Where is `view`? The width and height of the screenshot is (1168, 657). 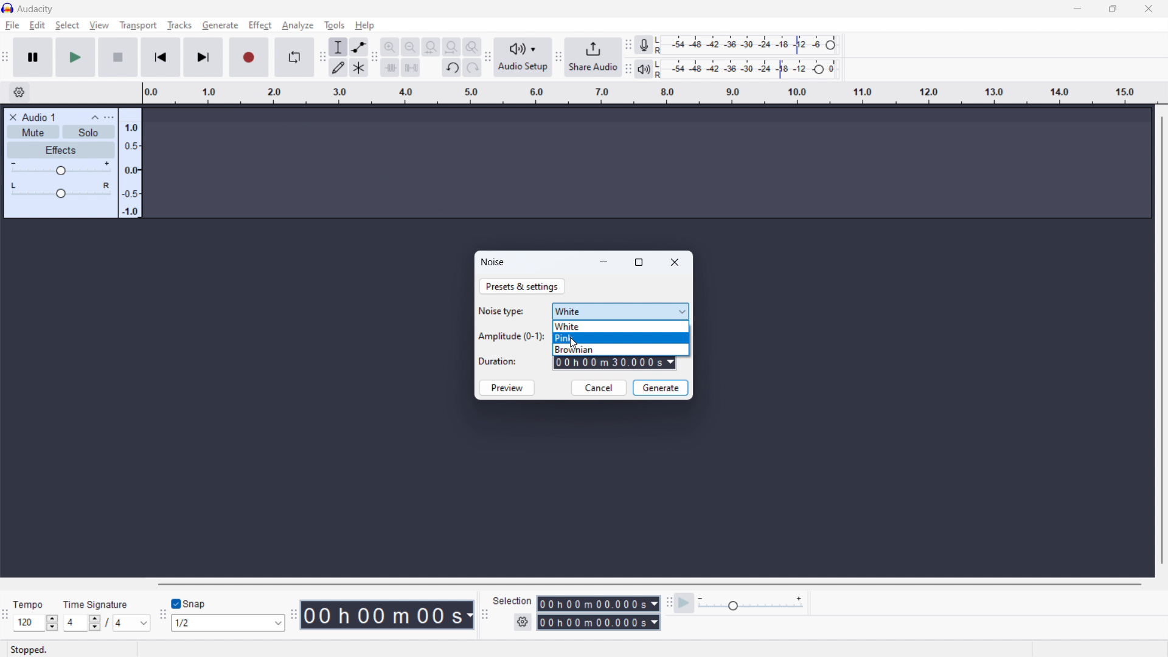 view is located at coordinates (99, 25).